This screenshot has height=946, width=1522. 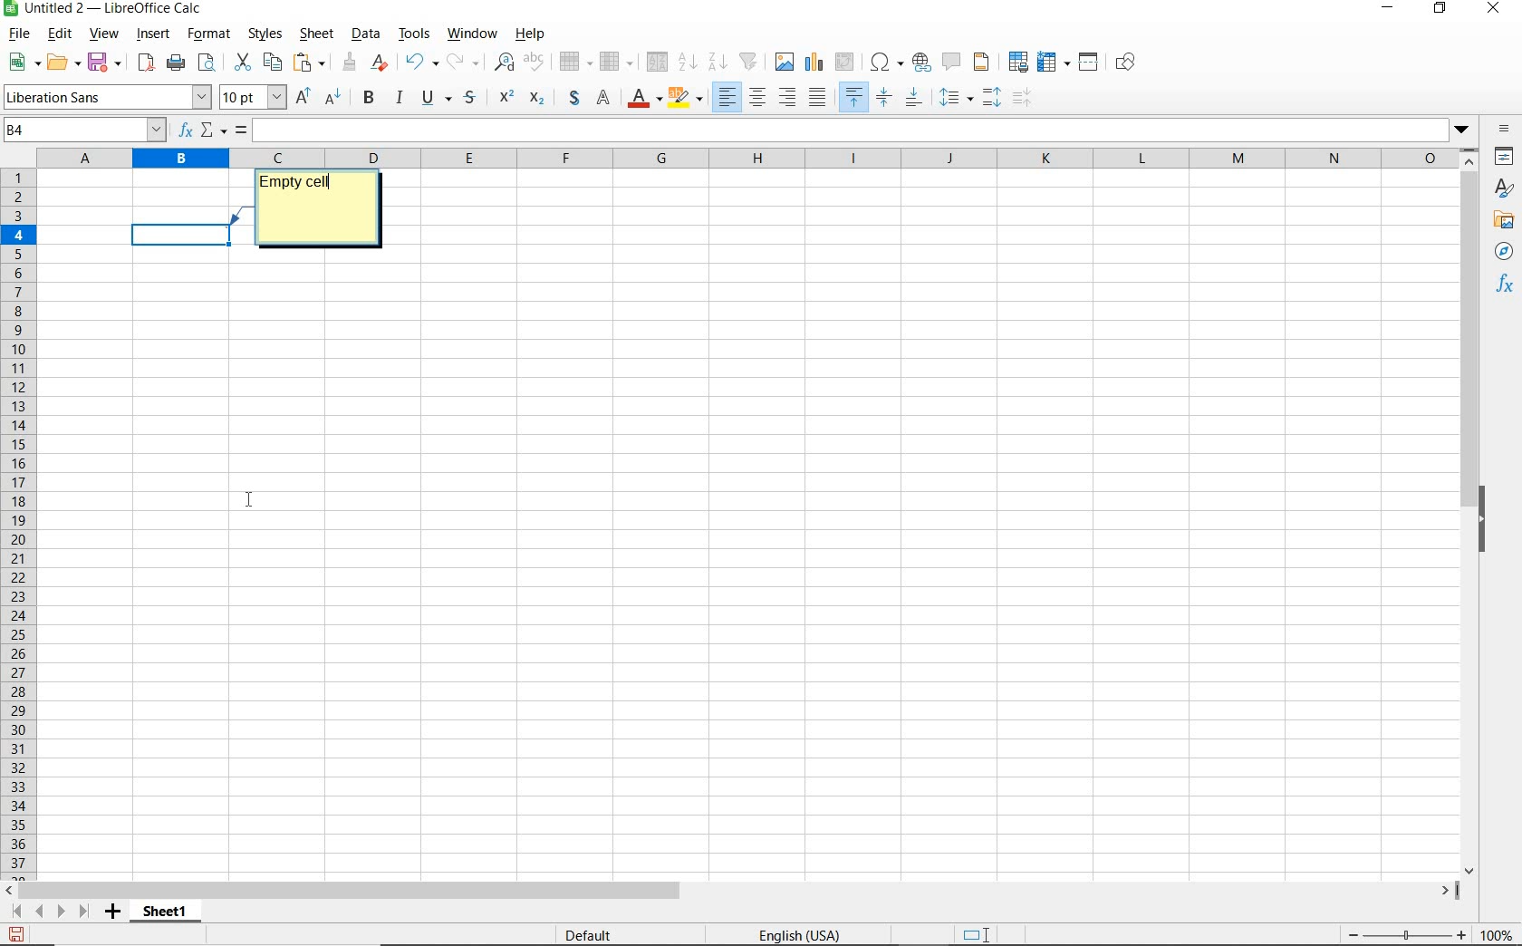 I want to click on sort, so click(x=656, y=62).